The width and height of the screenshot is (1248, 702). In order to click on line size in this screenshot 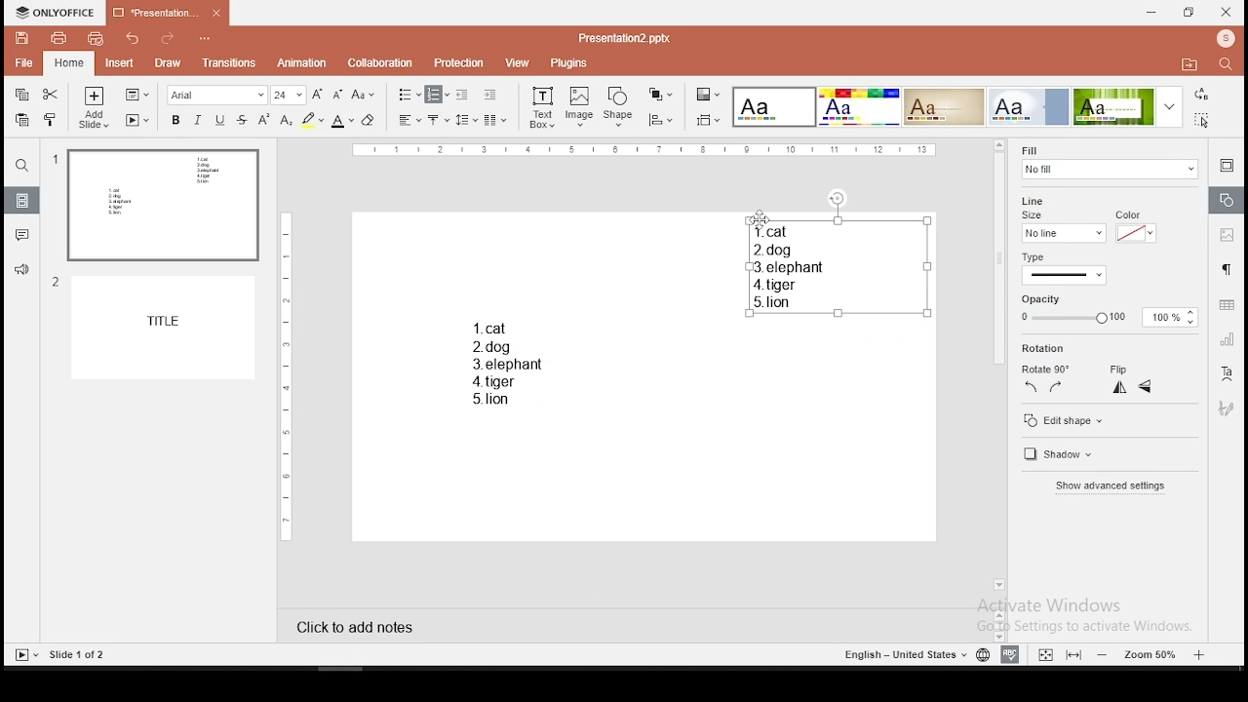, I will do `click(1037, 207)`.